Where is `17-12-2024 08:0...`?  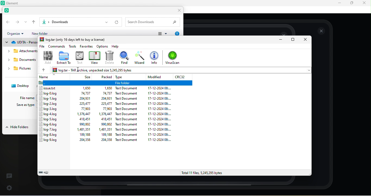 17-12-2024 08:0... is located at coordinates (160, 109).